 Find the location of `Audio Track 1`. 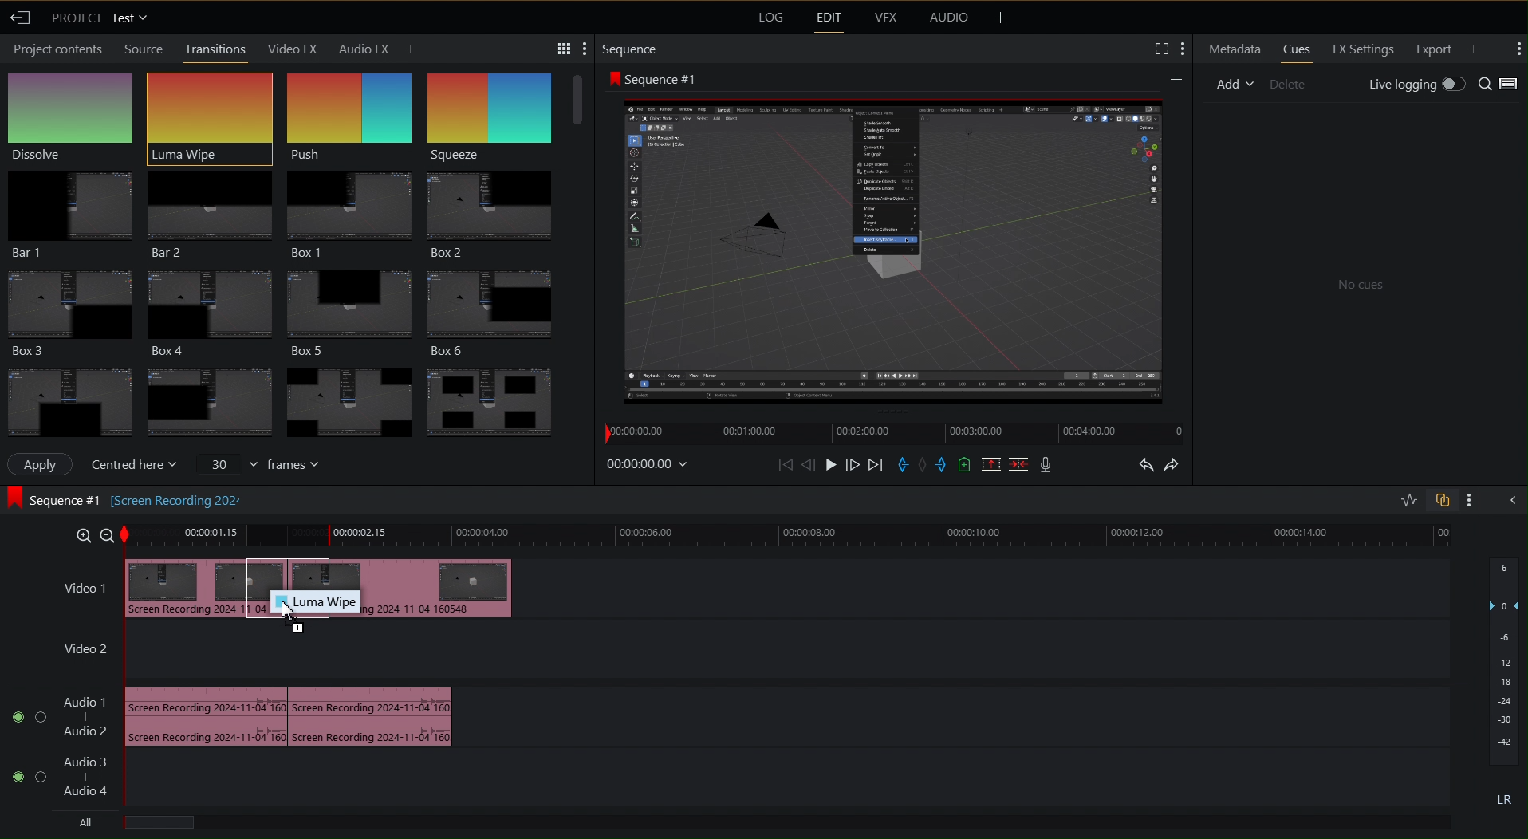

Audio Track 1 is located at coordinates (321, 715).